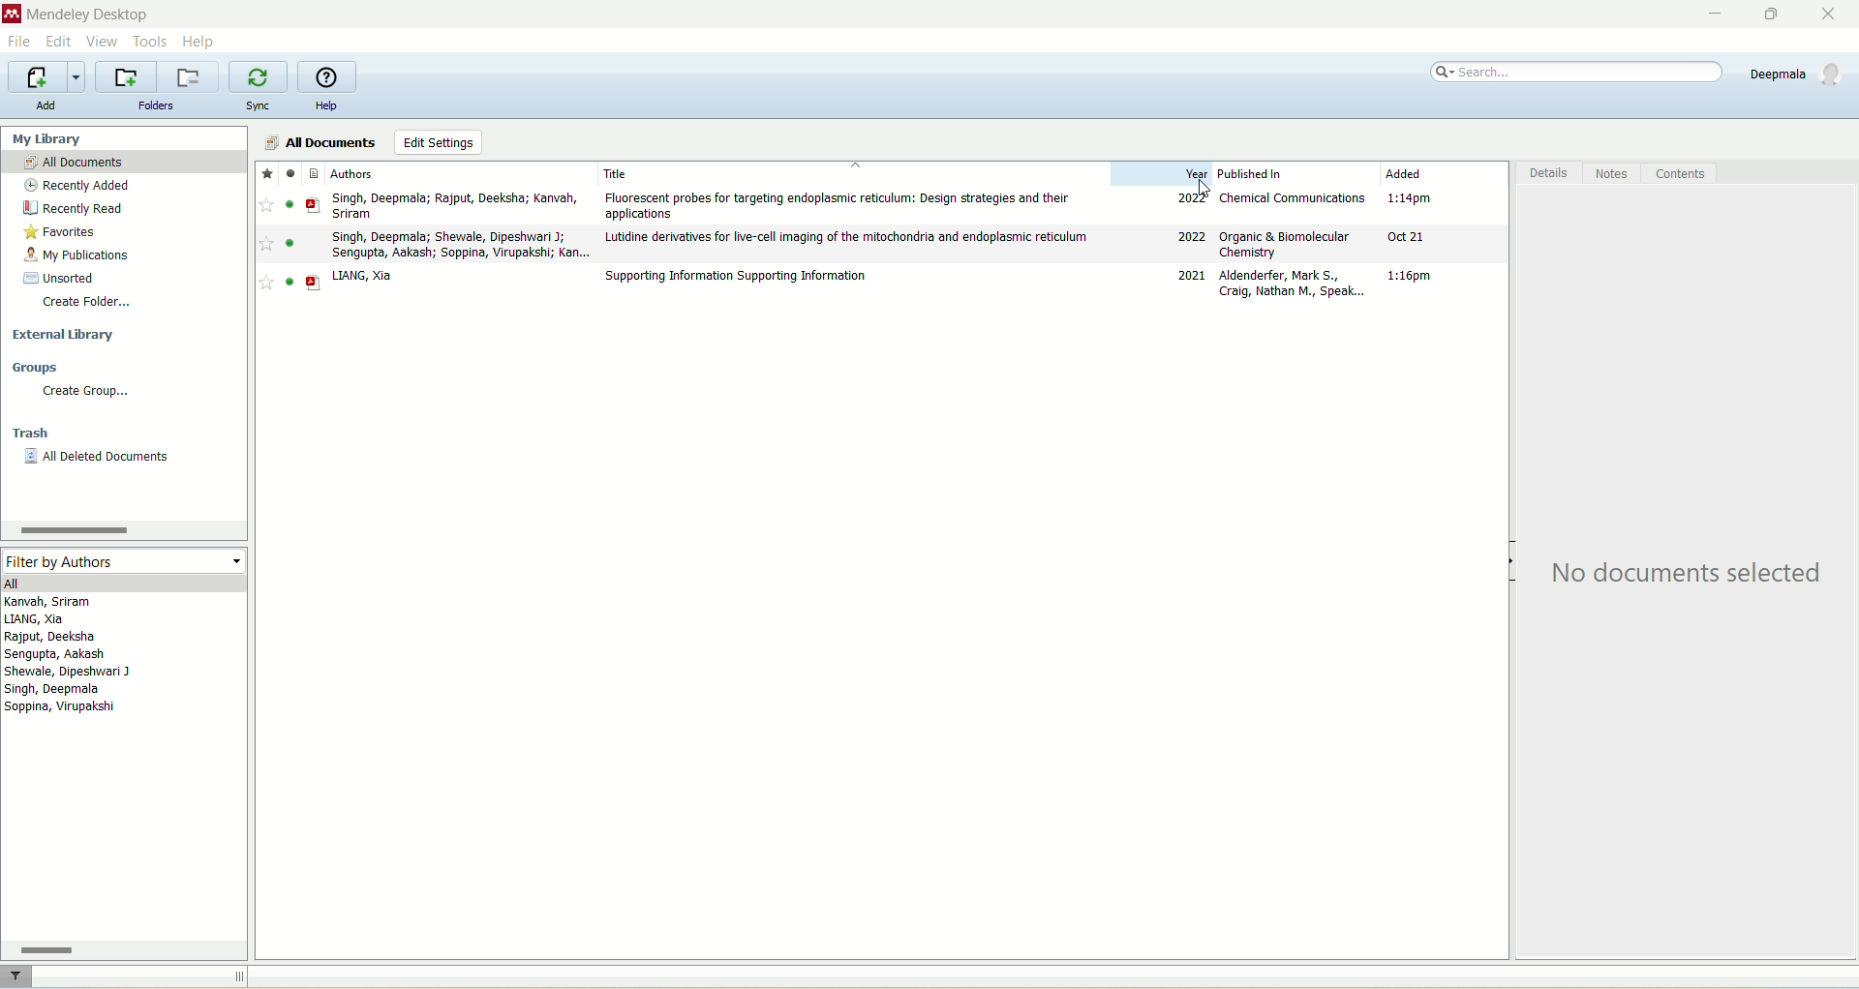 The height and width of the screenshot is (989, 1859). Describe the element at coordinates (311, 281) in the screenshot. I see `PDF` at that location.